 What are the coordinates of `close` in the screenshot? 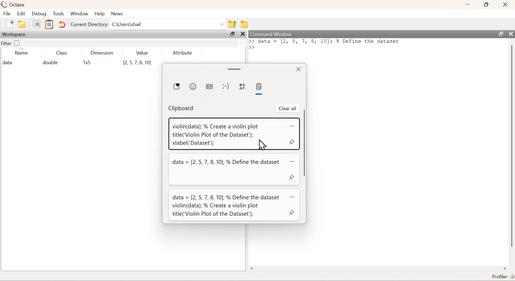 It's located at (506, 4).